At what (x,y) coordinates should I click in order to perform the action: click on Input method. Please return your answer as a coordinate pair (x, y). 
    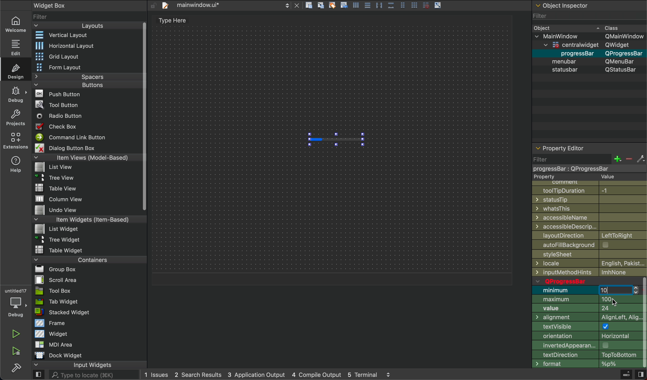
    Looking at the image, I should click on (591, 272).